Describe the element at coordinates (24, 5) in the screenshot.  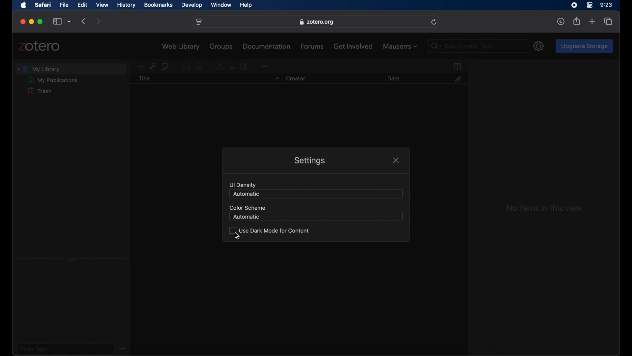
I see `apple icon` at that location.